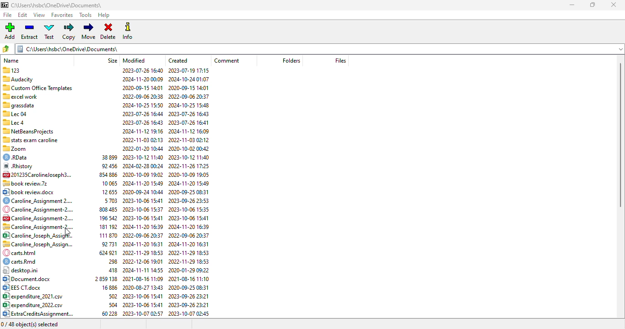 This screenshot has height=329, width=625. What do you see at coordinates (105, 192) in the screenshot?
I see `© book review.doox 12655 2020-09-24 10:44 2020-09-25 08:31` at bounding box center [105, 192].